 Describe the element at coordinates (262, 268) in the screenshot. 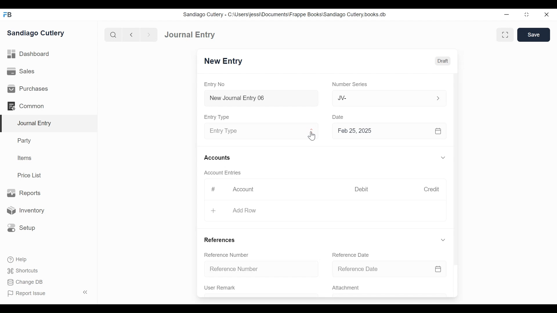

I see `Reference Number` at that location.